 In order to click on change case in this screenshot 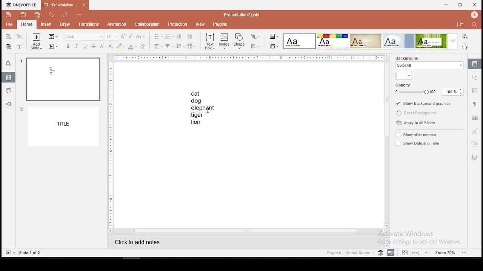, I will do `click(141, 37)`.